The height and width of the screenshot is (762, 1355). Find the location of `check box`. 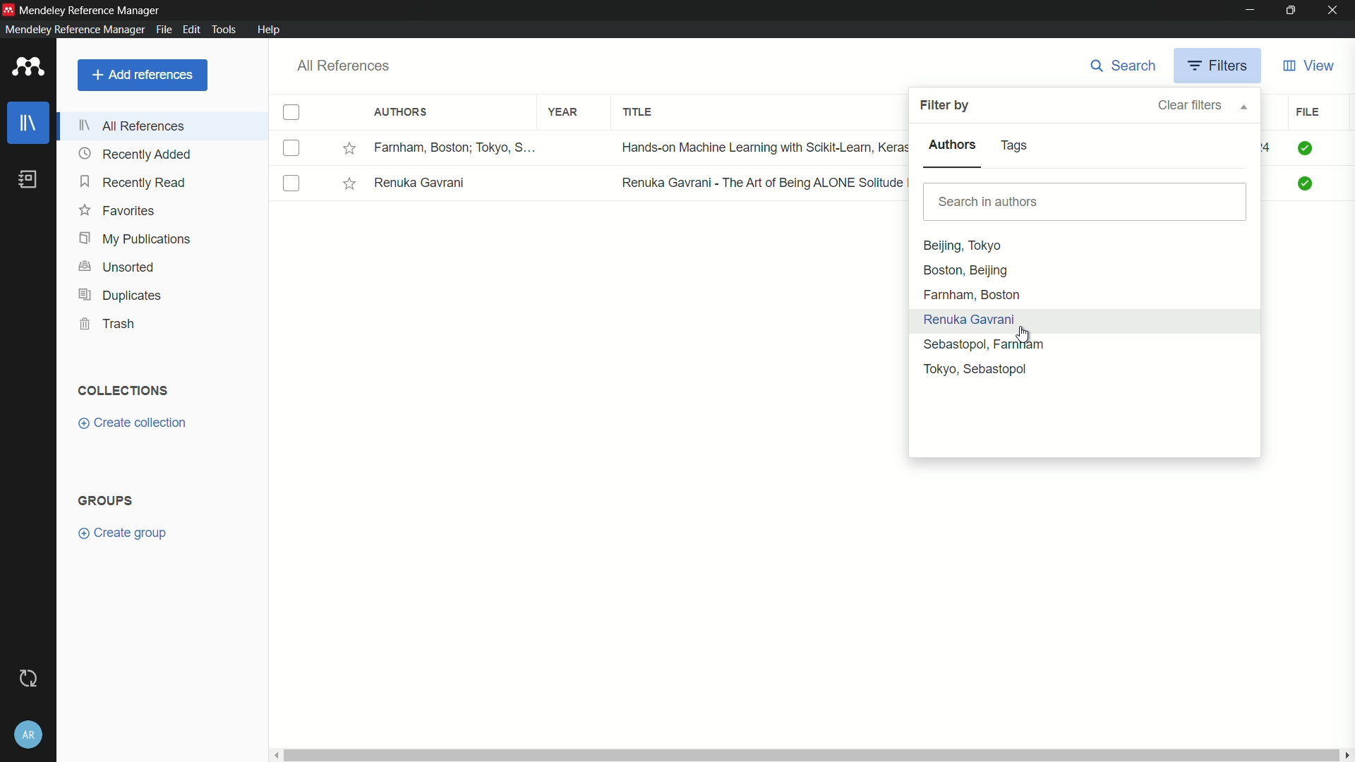

check box is located at coordinates (291, 183).